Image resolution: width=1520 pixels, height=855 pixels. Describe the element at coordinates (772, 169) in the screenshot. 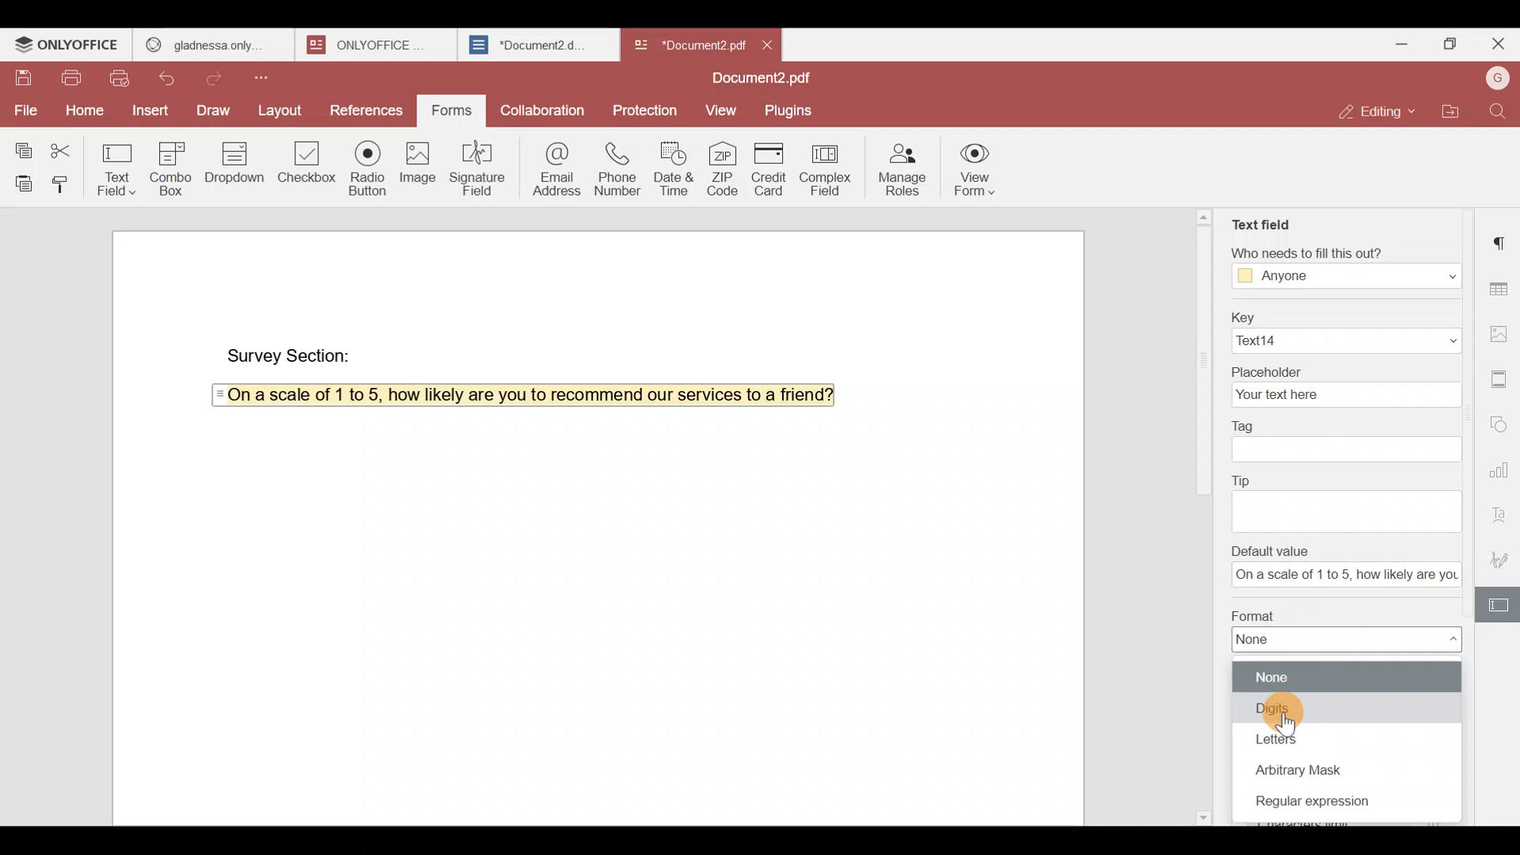

I see `Credit card` at that location.